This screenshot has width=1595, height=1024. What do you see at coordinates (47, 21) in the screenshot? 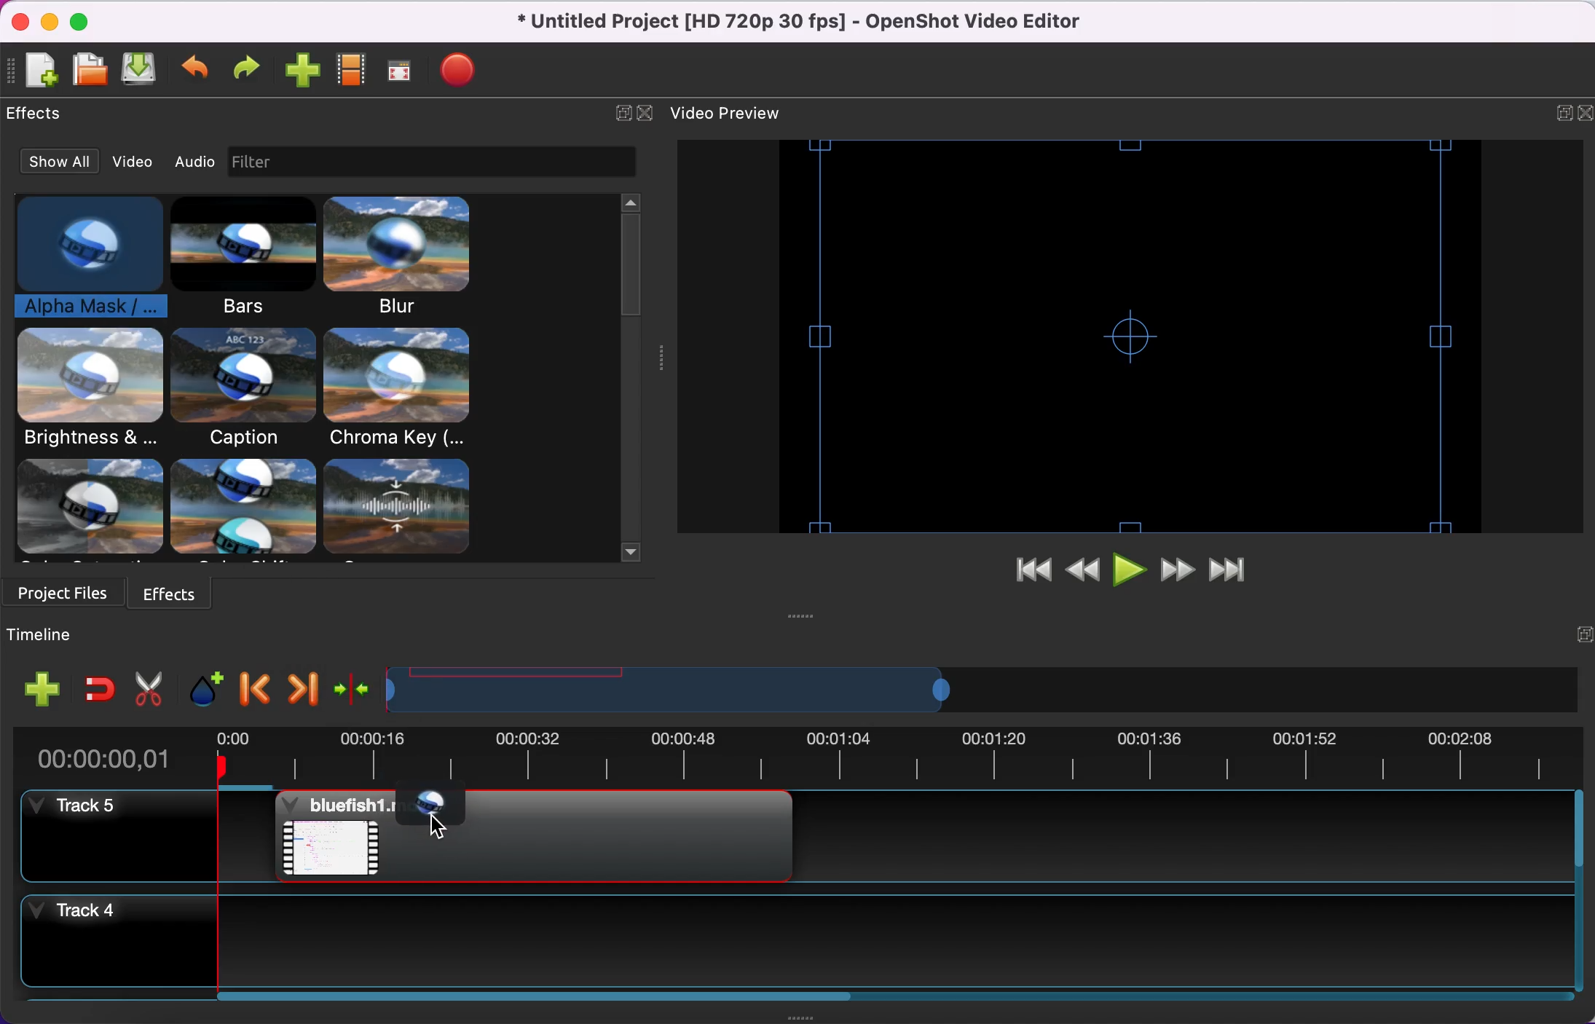
I see `minimize` at bounding box center [47, 21].